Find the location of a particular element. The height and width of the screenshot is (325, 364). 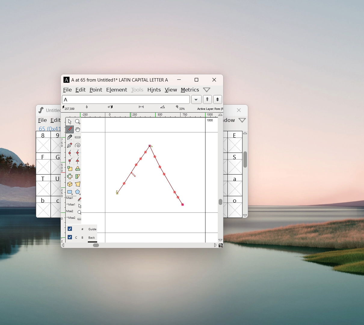

tangent is located at coordinates (93, 107).